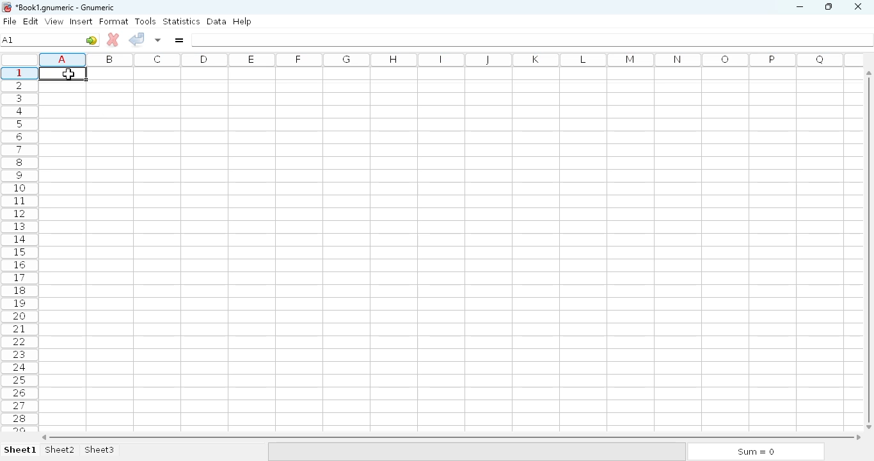 Image resolution: width=874 pixels, height=461 pixels. I want to click on edit, so click(31, 21).